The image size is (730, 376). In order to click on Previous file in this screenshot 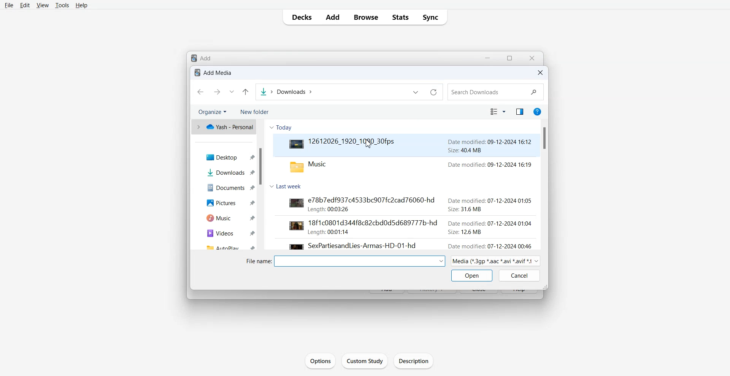, I will do `click(416, 92)`.